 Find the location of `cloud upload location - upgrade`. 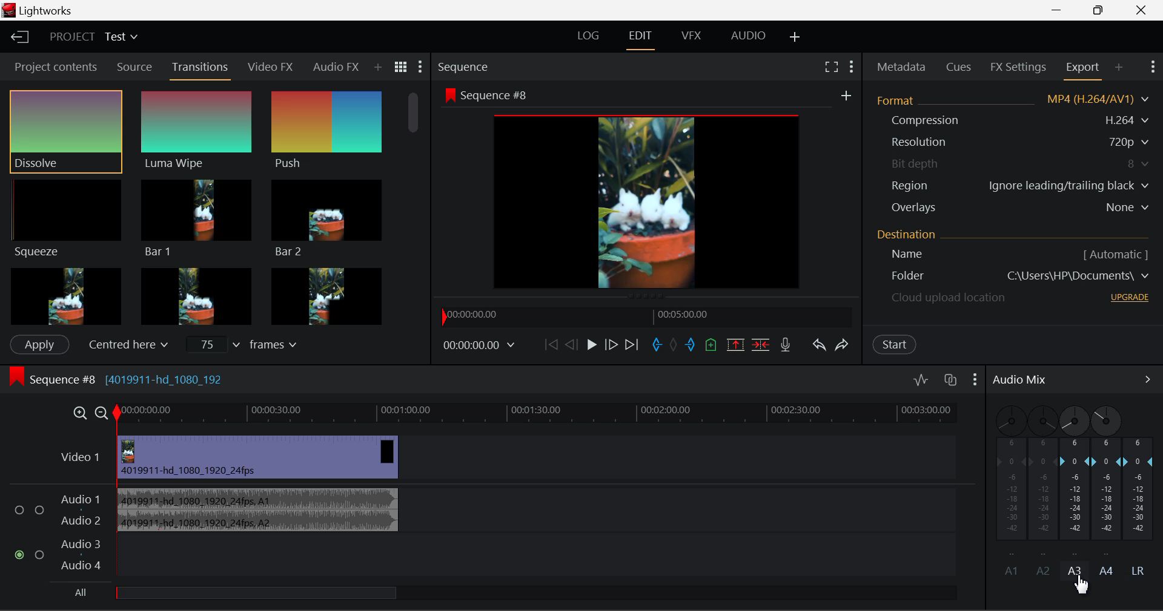

cloud upload location - upgrade is located at coordinates (1012, 297).